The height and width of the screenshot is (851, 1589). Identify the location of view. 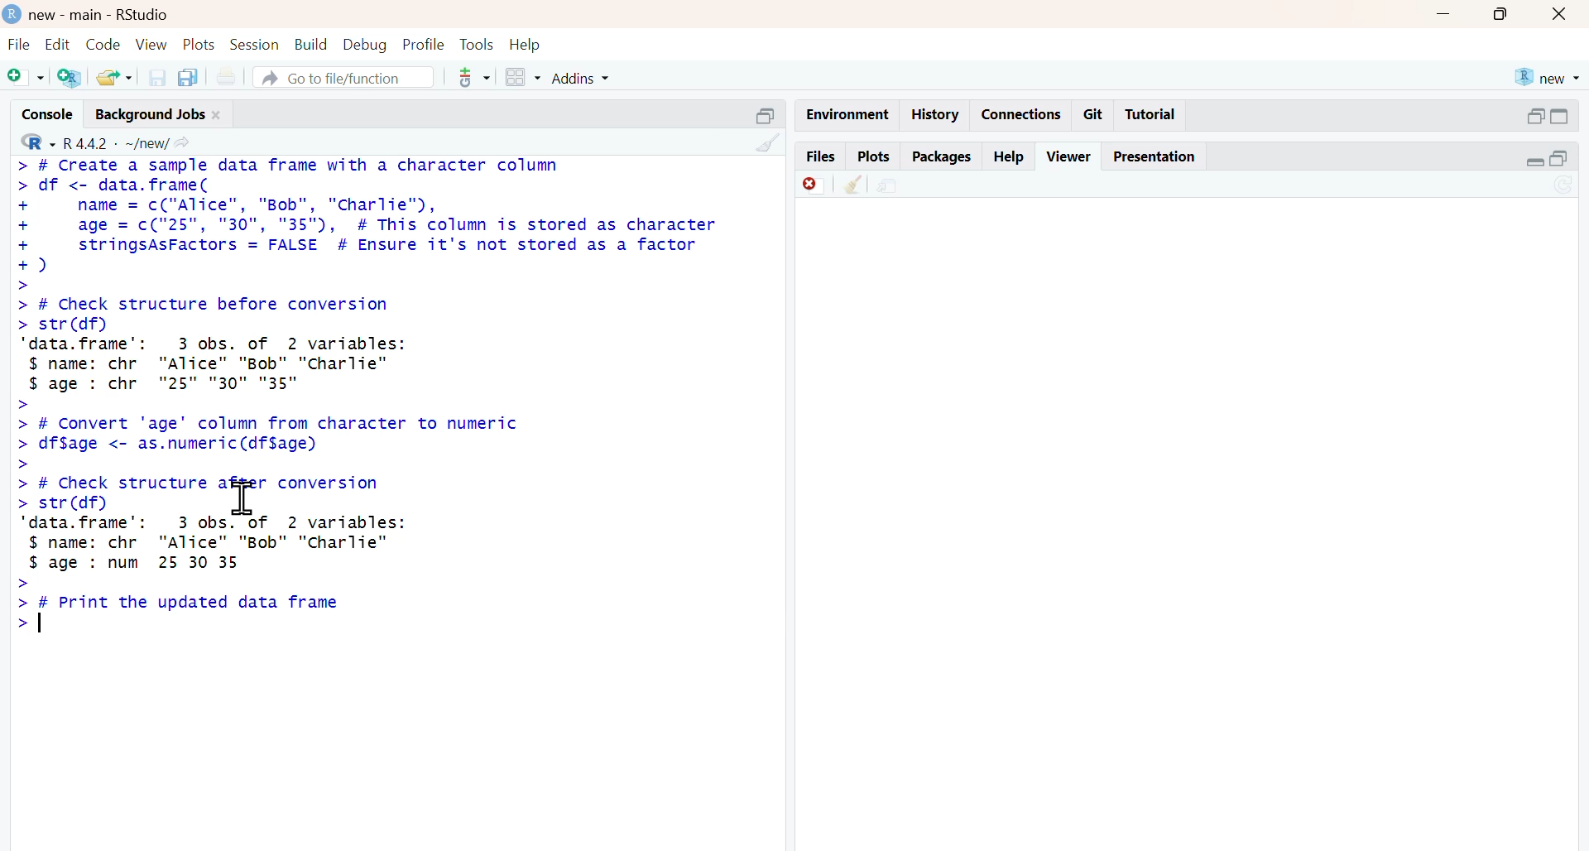
(151, 46).